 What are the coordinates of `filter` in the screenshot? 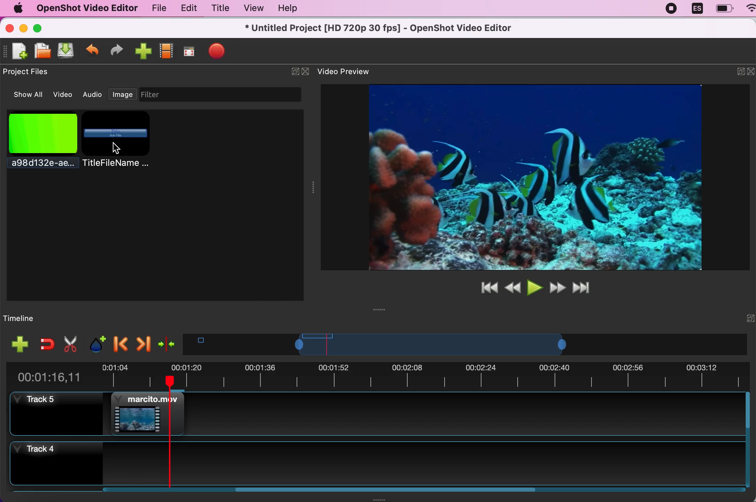 It's located at (226, 94).